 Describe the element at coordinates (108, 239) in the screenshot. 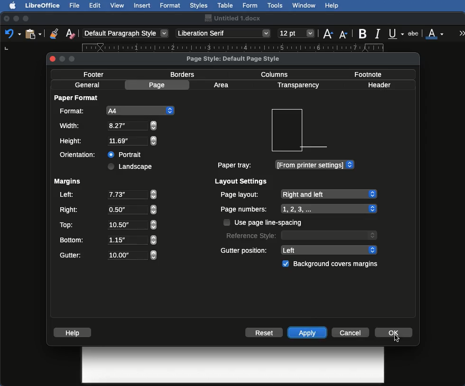

I see `Bottom` at that location.